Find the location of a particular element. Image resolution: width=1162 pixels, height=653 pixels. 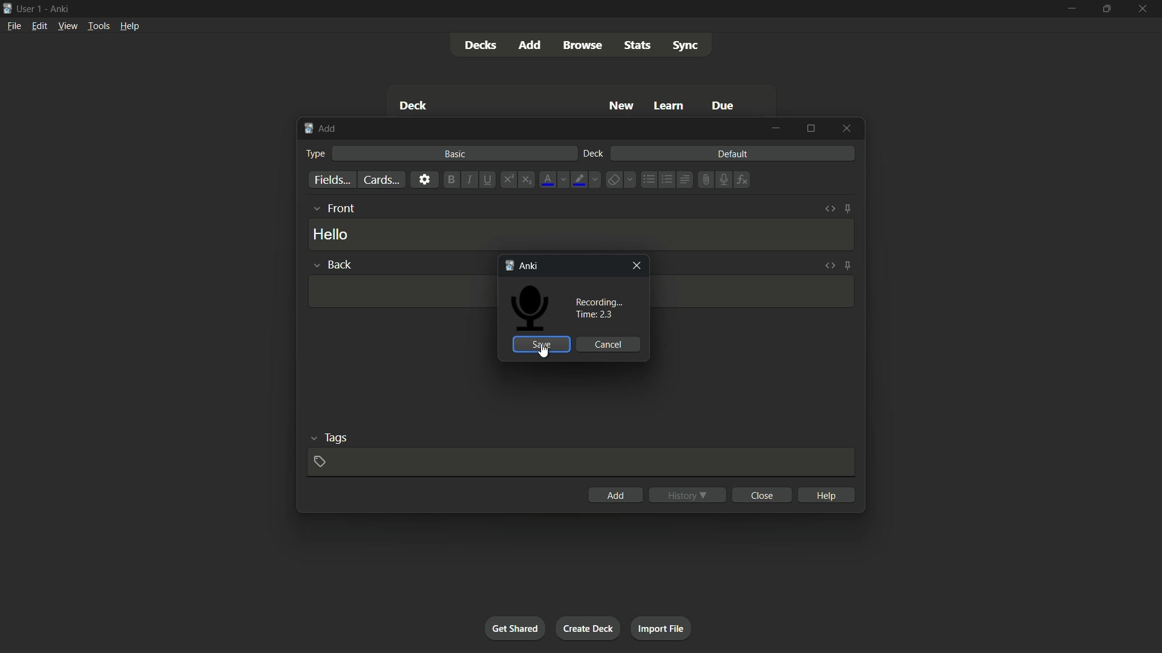

due is located at coordinates (724, 105).